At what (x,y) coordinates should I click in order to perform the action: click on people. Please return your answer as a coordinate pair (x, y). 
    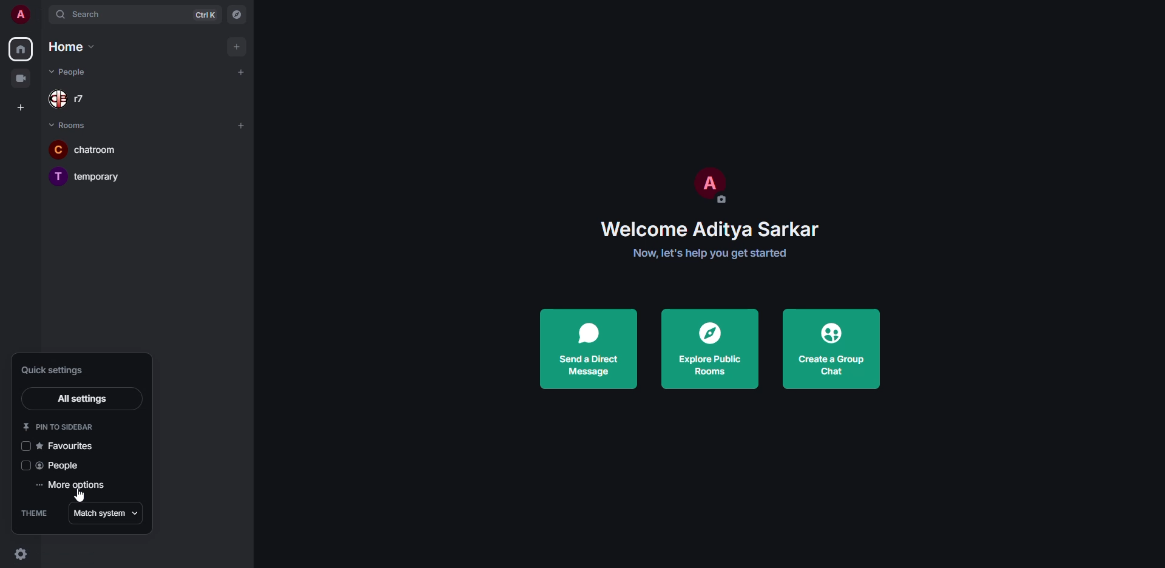
    Looking at the image, I should click on (61, 466).